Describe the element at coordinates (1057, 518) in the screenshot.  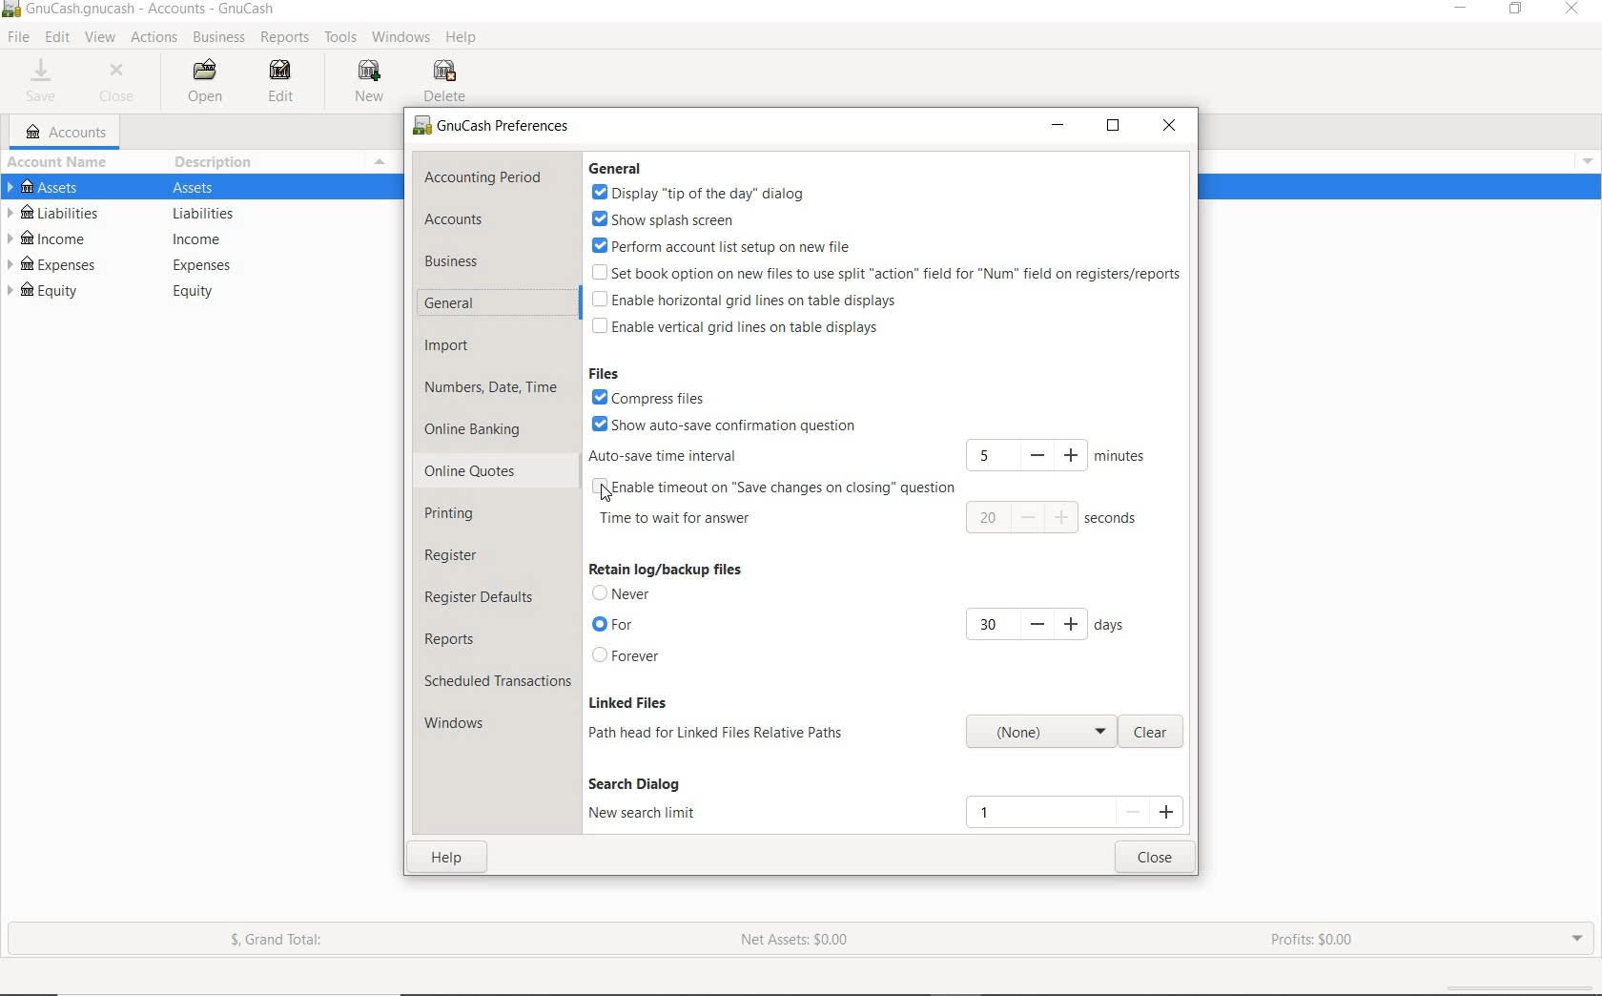
I see `number of seconds before question window opens` at that location.